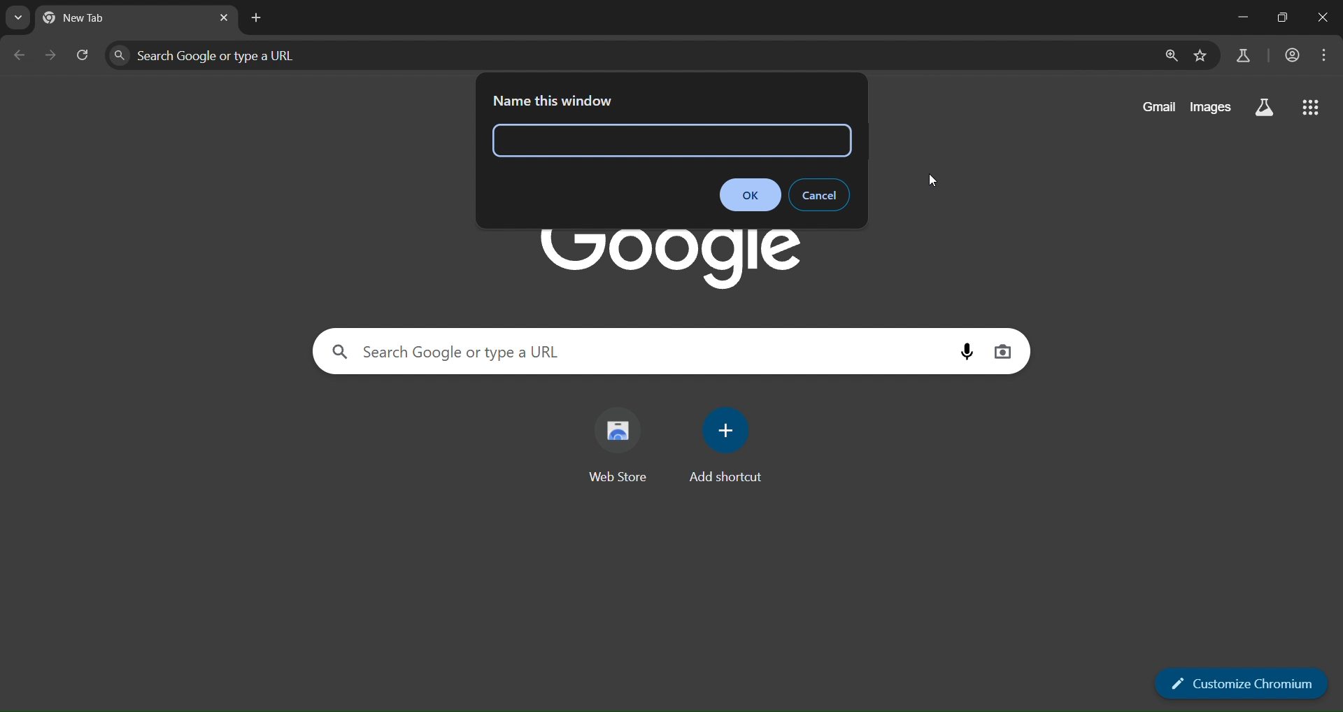 The height and width of the screenshot is (712, 1343). What do you see at coordinates (257, 18) in the screenshot?
I see `new tab` at bounding box center [257, 18].